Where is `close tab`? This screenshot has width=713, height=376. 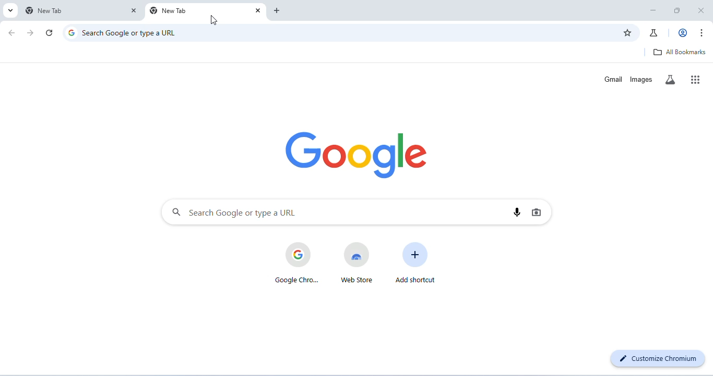
close tab is located at coordinates (257, 10).